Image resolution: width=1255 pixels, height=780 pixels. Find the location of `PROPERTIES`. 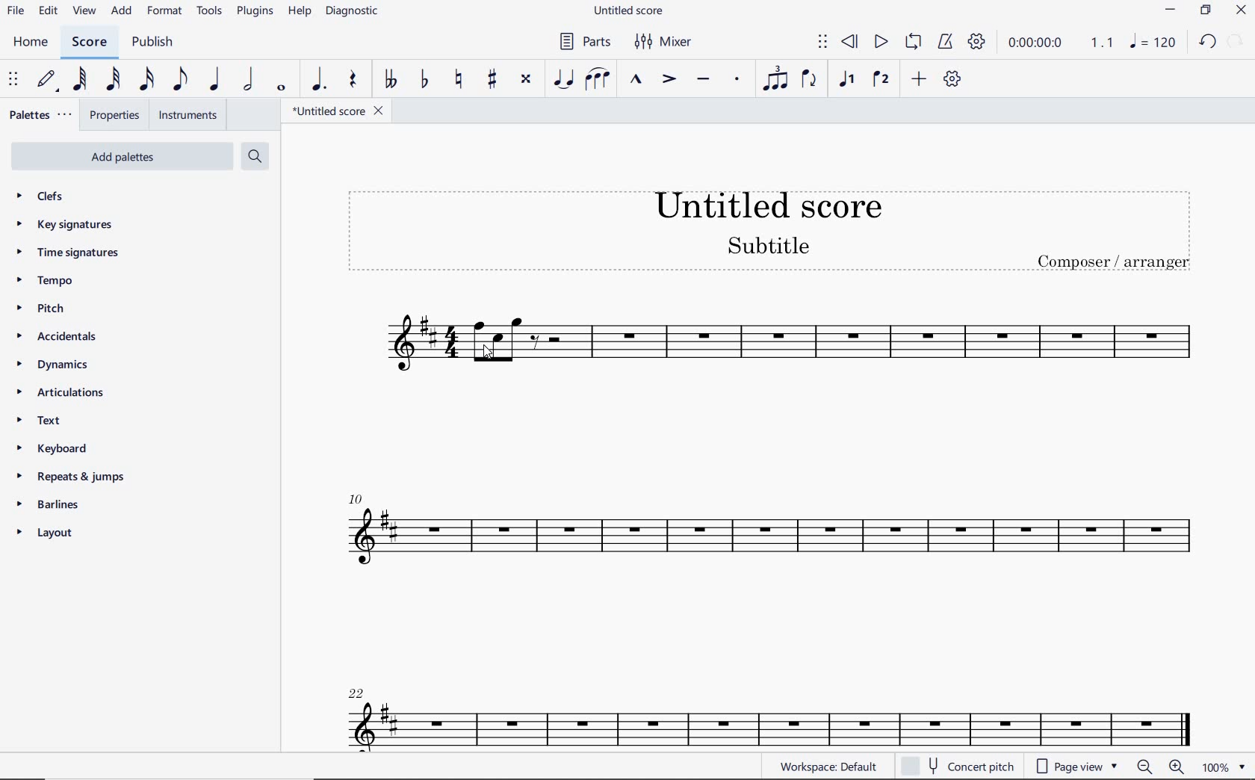

PROPERTIES is located at coordinates (116, 116).